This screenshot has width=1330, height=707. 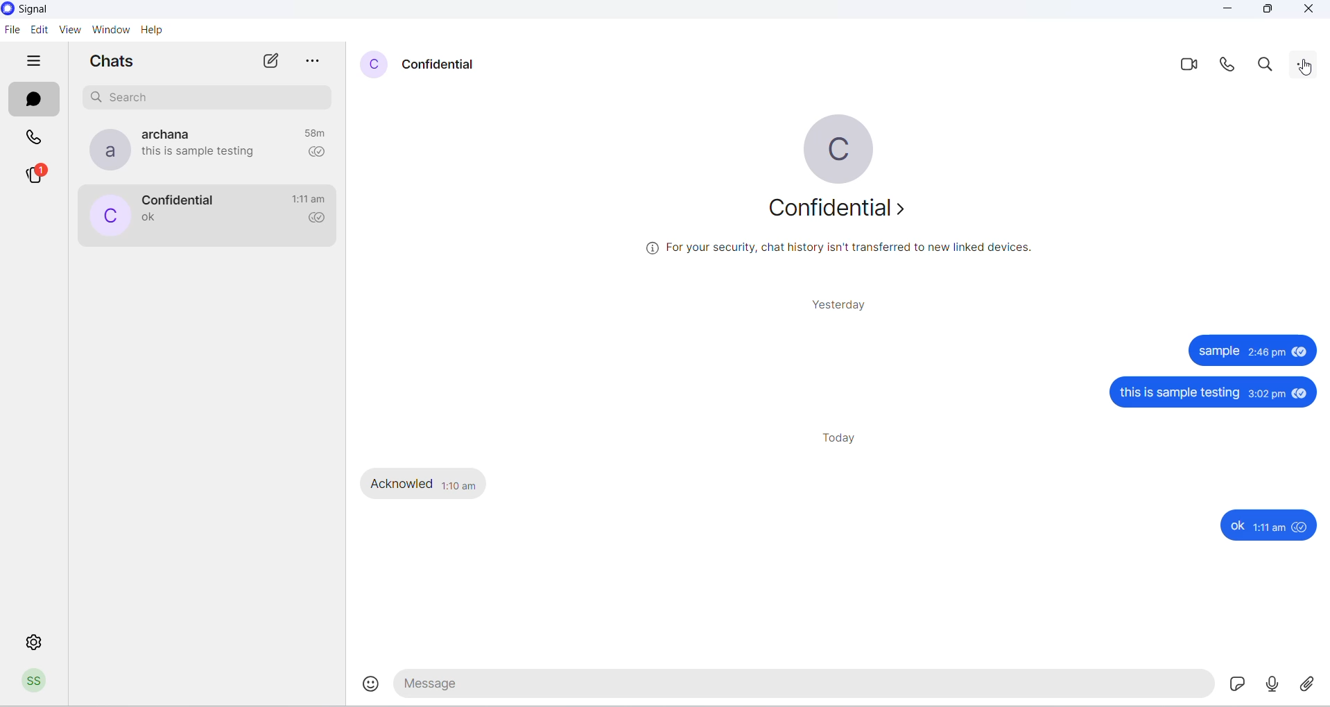 What do you see at coordinates (1235, 686) in the screenshot?
I see `sticker` at bounding box center [1235, 686].